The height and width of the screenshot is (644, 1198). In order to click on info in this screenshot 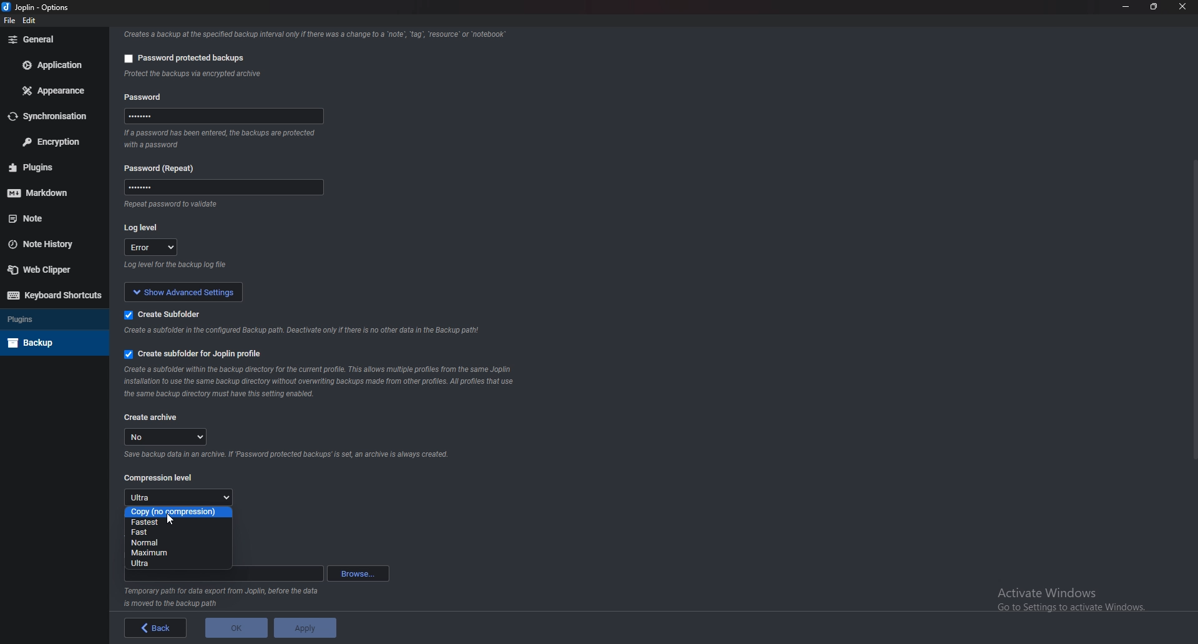, I will do `click(256, 75)`.